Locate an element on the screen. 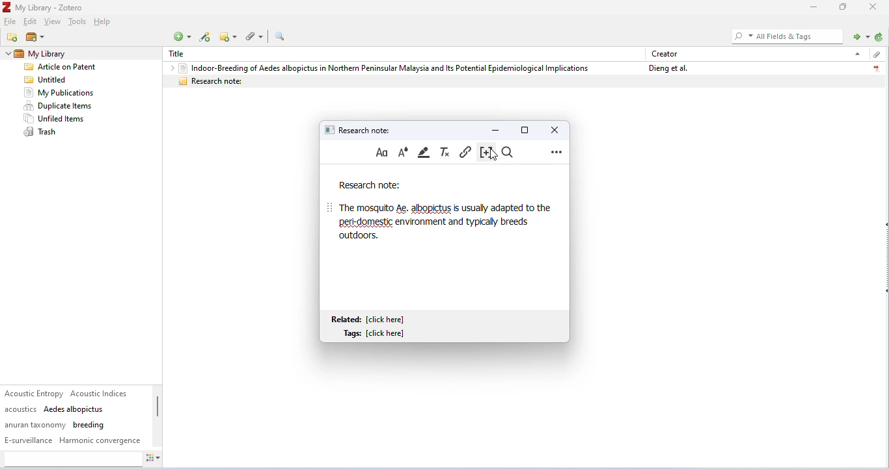 The width and height of the screenshot is (889, 469). maximize is located at coordinates (843, 6).